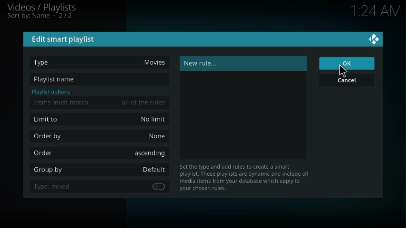 The image size is (406, 228). Describe the element at coordinates (343, 71) in the screenshot. I see `cursor` at that location.